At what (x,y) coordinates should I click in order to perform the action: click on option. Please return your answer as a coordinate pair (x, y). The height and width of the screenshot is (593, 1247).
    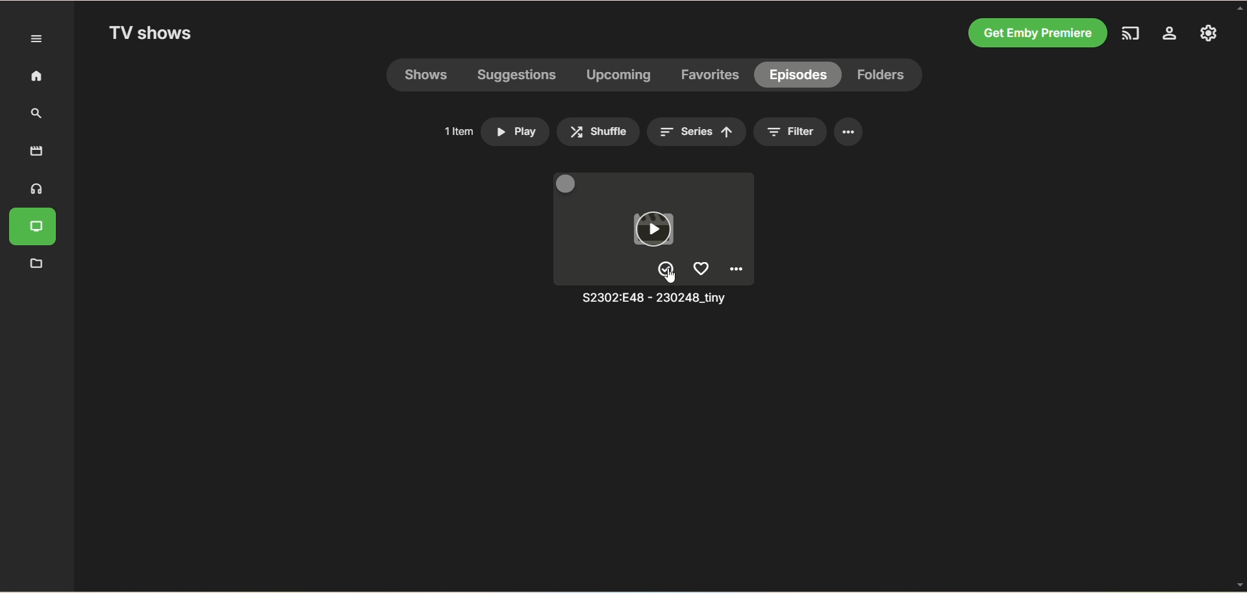
    Looking at the image, I should click on (738, 269).